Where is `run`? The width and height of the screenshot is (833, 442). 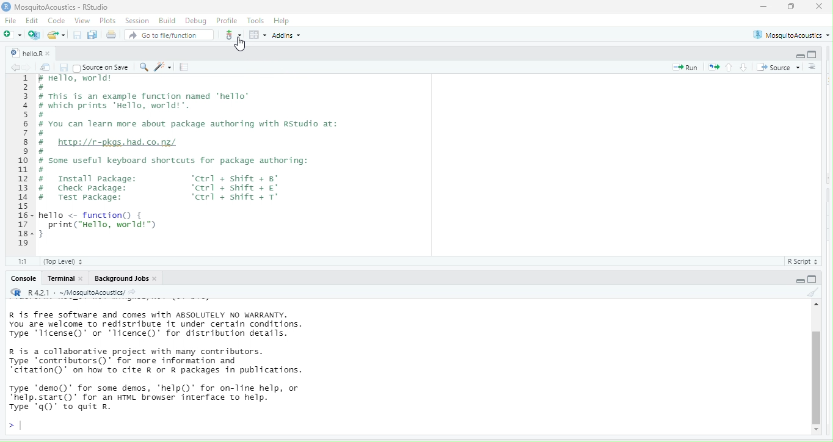 run is located at coordinates (687, 67).